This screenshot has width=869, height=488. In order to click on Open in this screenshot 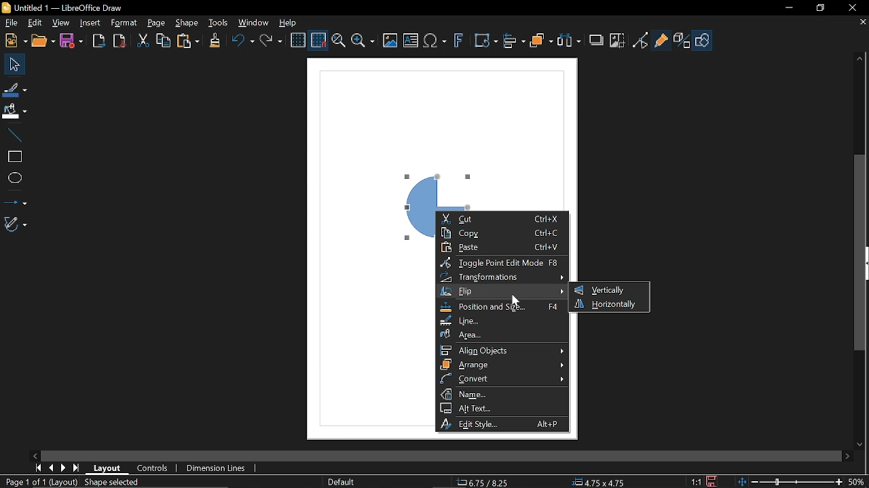, I will do `click(43, 41)`.